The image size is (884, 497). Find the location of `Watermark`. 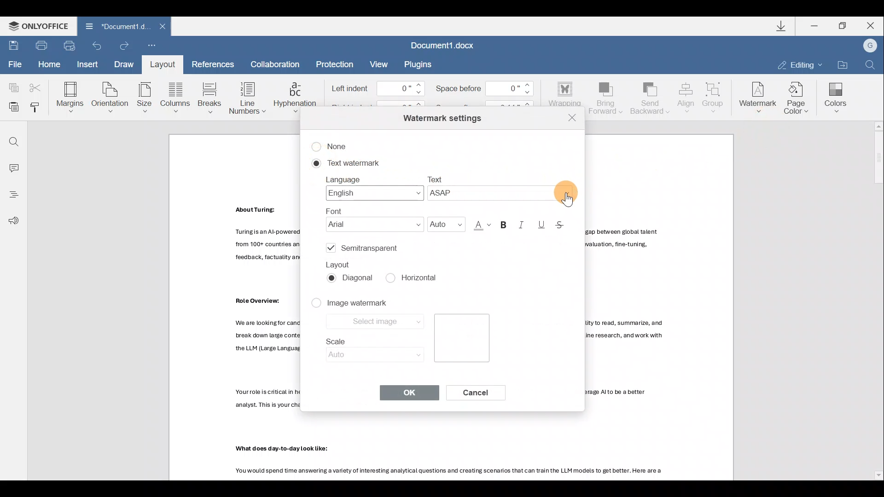

Watermark is located at coordinates (759, 96).